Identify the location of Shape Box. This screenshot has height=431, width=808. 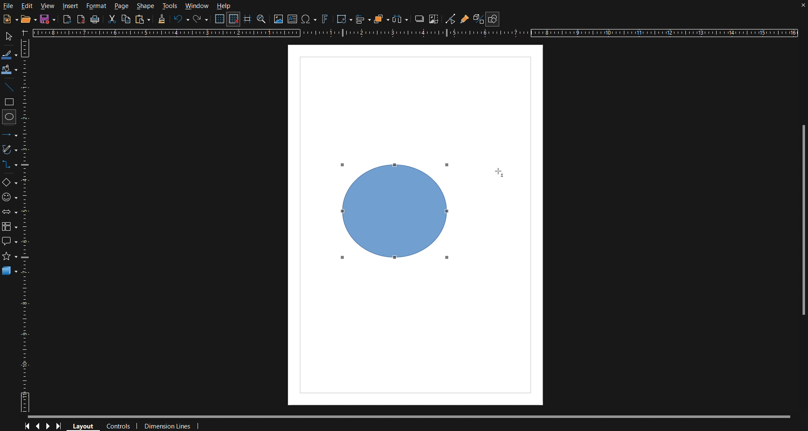
(393, 214).